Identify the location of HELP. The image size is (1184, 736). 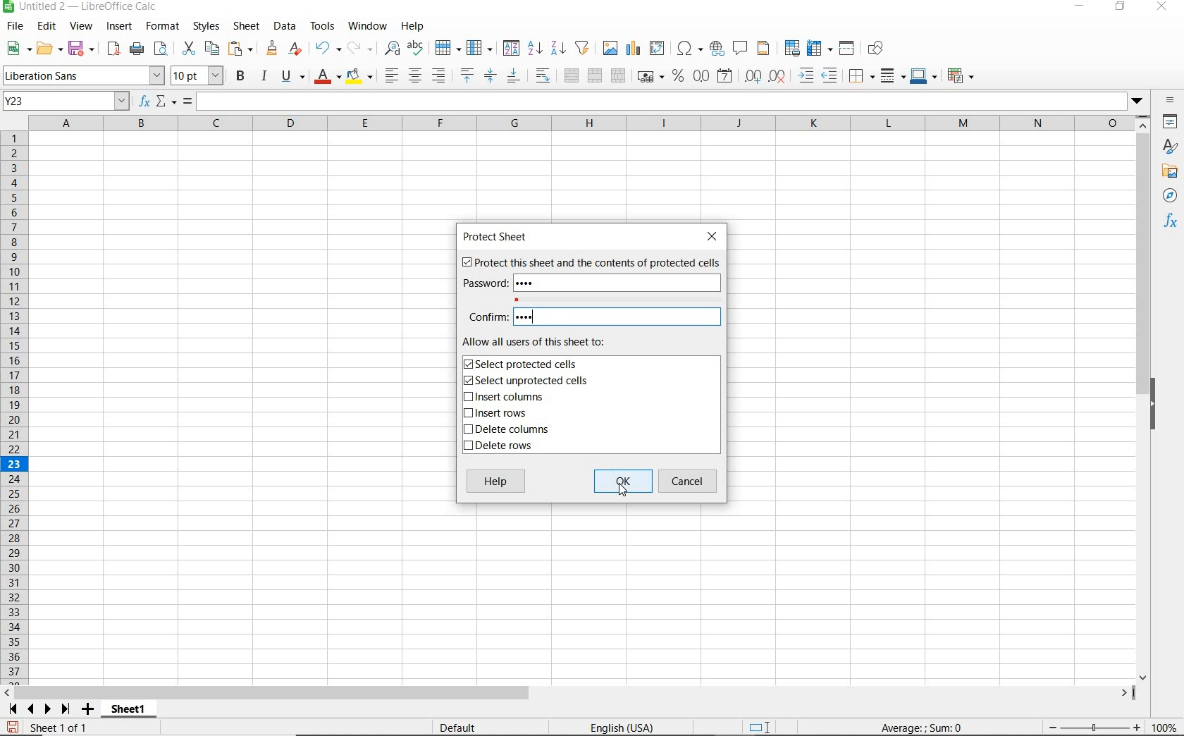
(496, 483).